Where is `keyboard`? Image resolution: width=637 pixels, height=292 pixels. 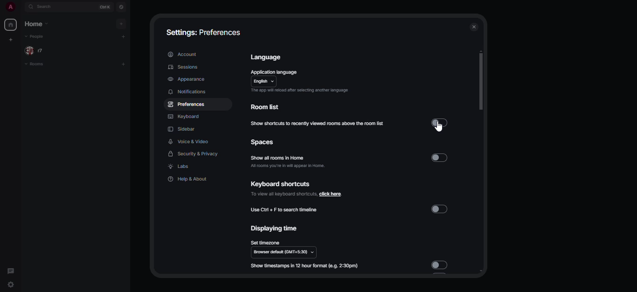
keyboard is located at coordinates (182, 116).